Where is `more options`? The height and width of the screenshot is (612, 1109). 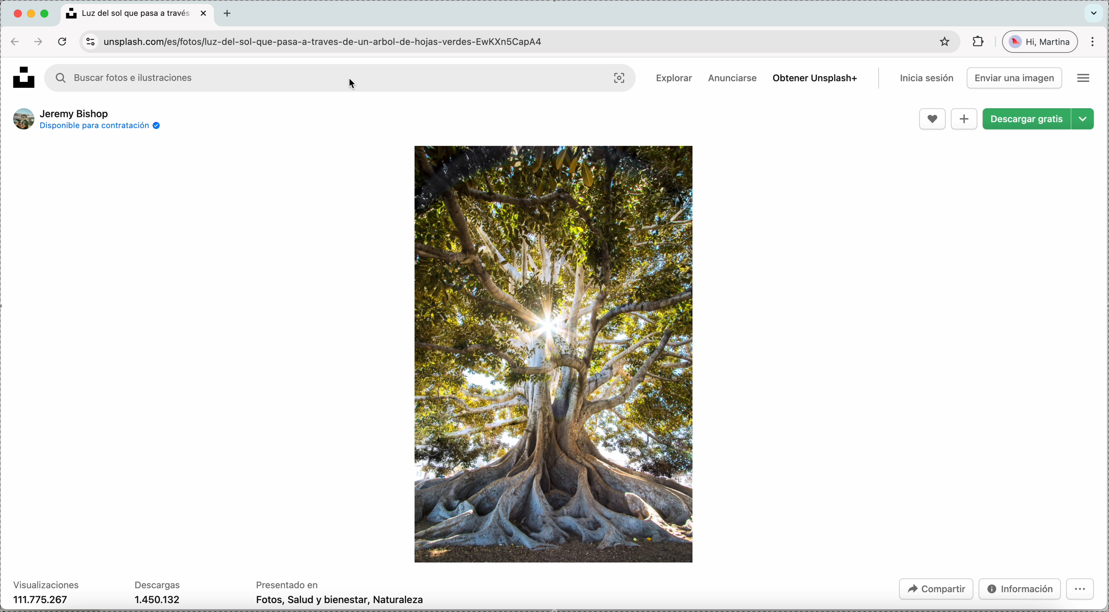 more options is located at coordinates (1084, 78).